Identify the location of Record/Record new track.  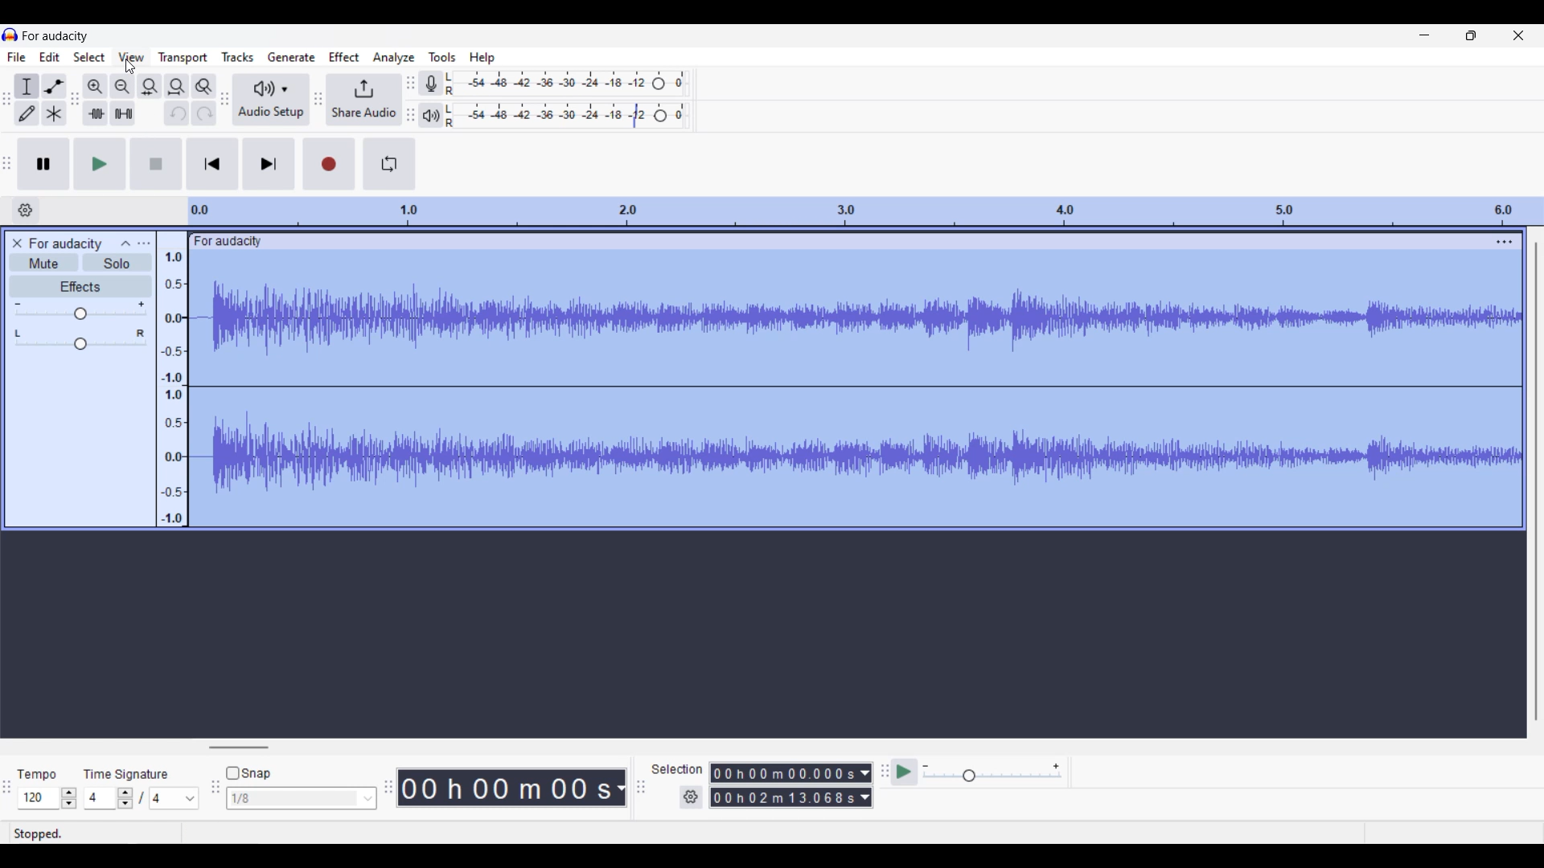
(329, 165).